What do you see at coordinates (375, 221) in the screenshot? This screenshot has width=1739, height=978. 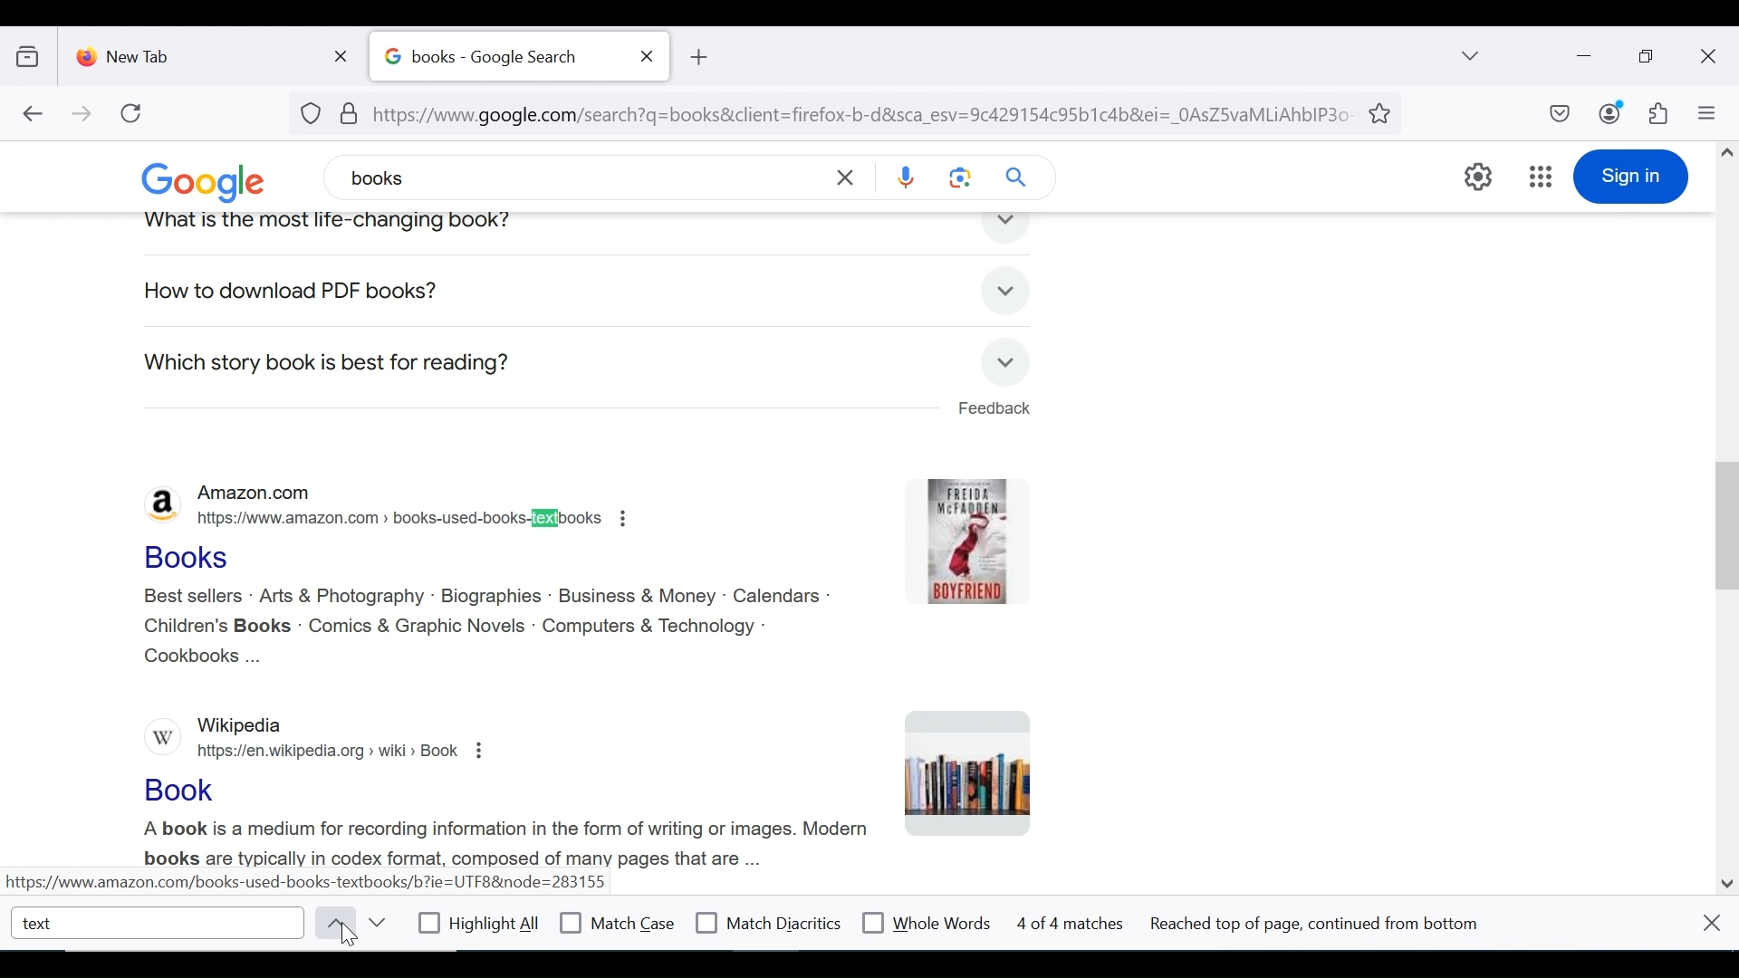 I see `what is the most life changing book` at bounding box center [375, 221].